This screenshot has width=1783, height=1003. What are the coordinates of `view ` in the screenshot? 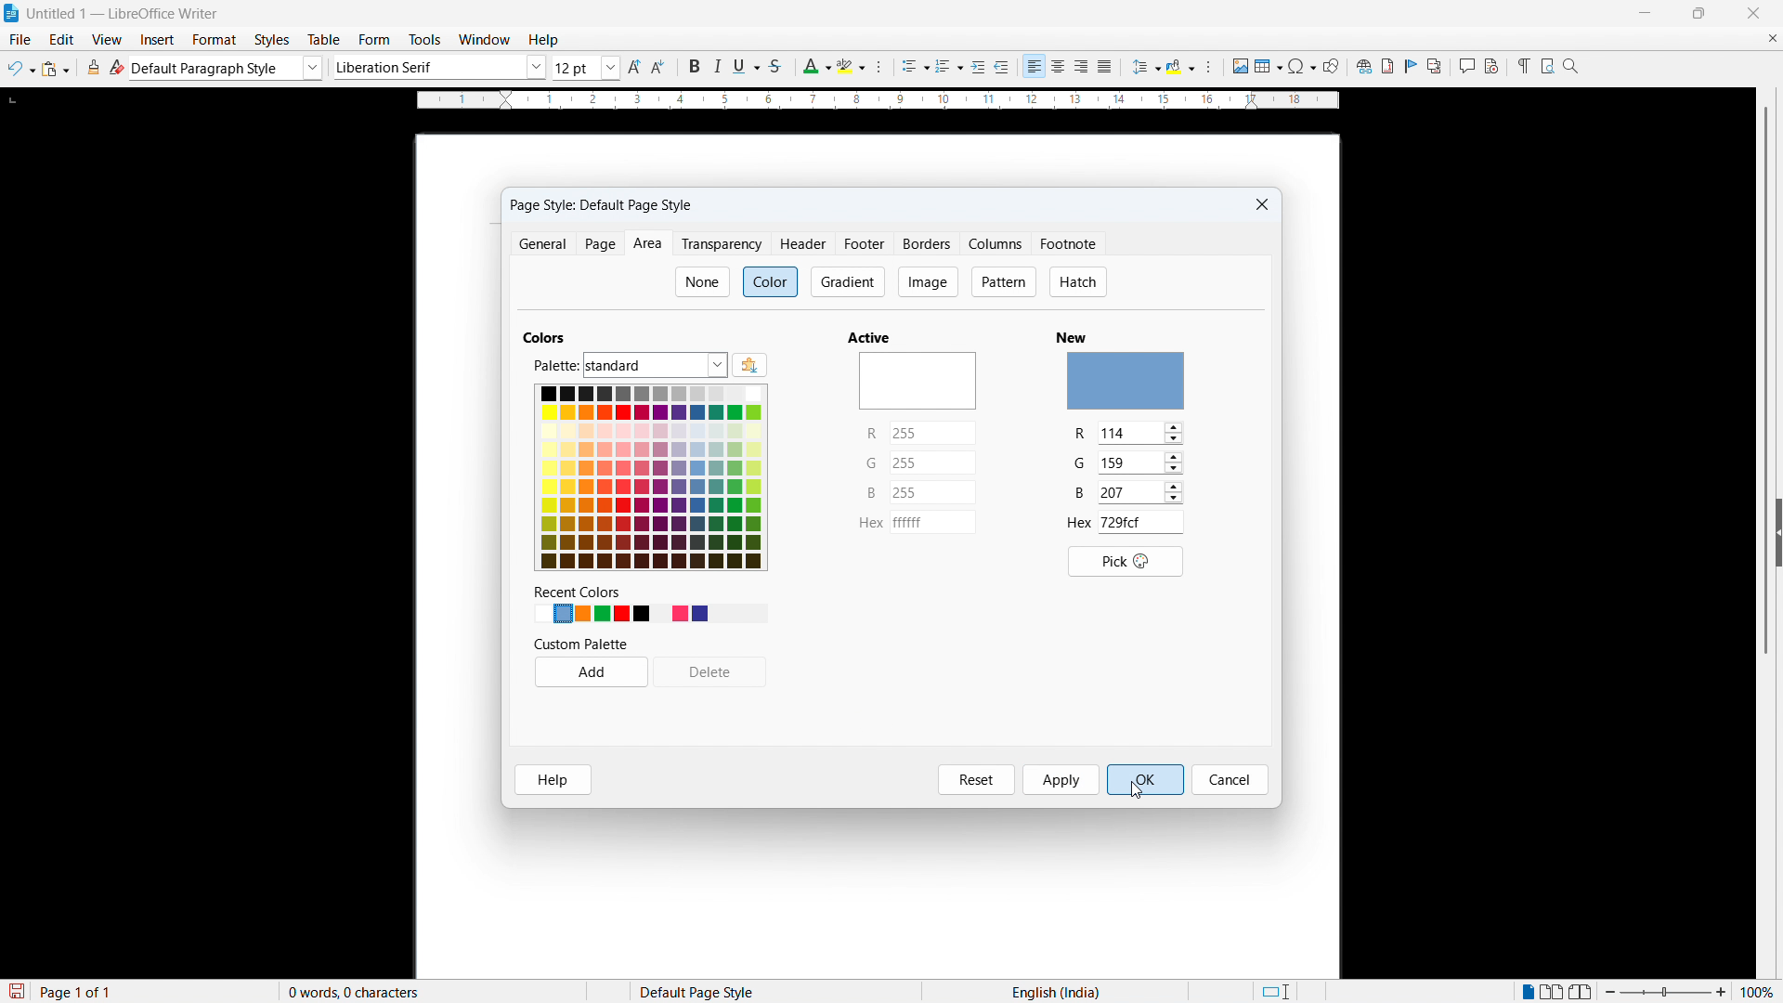 It's located at (108, 40).